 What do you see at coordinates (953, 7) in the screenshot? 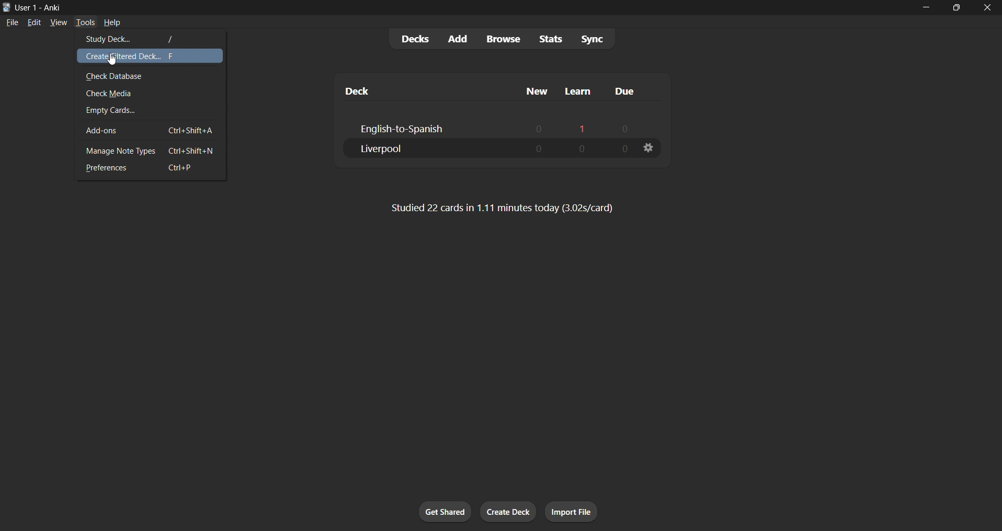
I see `maximize/restore` at bounding box center [953, 7].